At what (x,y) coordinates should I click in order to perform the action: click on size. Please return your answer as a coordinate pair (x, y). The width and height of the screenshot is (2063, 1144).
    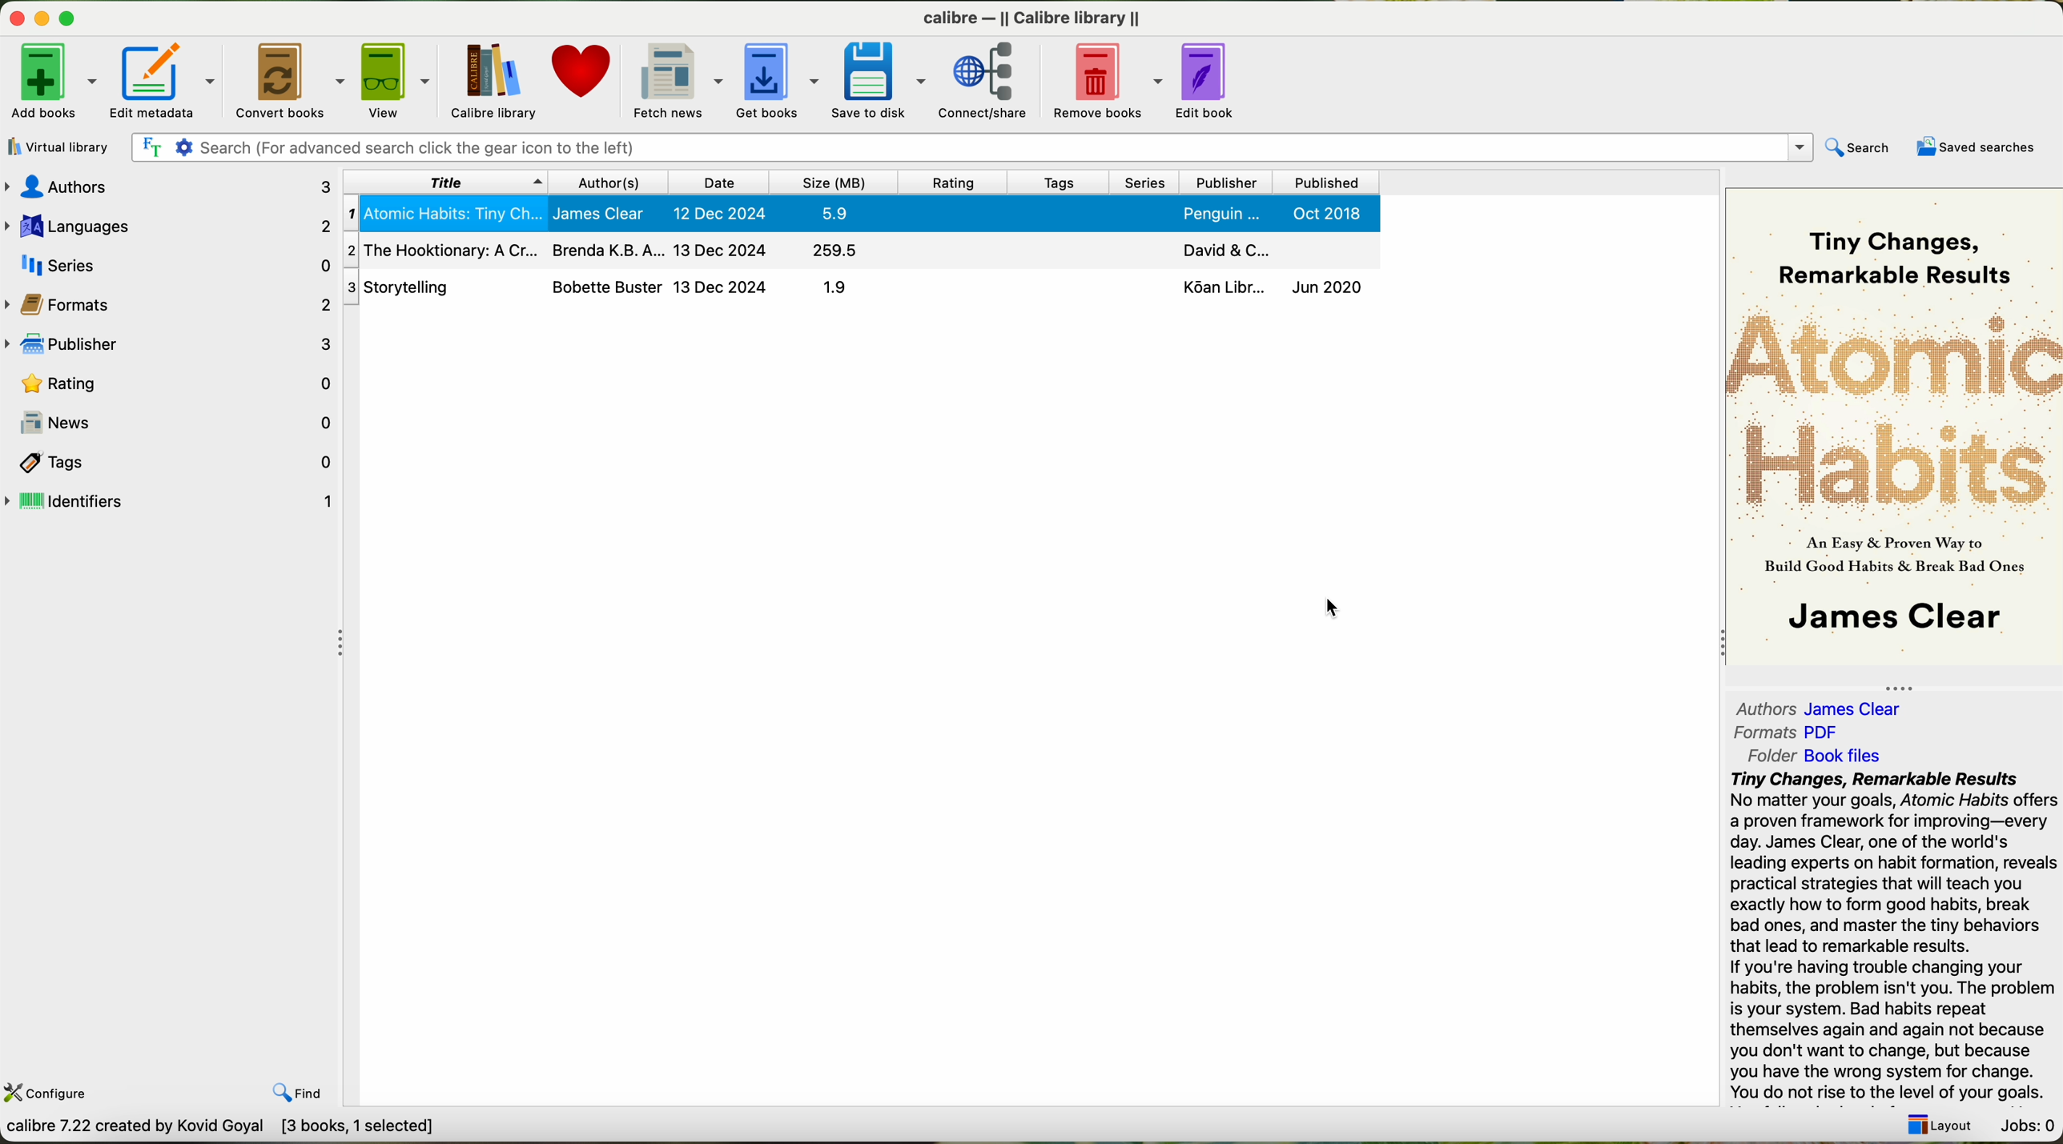
    Looking at the image, I should click on (834, 183).